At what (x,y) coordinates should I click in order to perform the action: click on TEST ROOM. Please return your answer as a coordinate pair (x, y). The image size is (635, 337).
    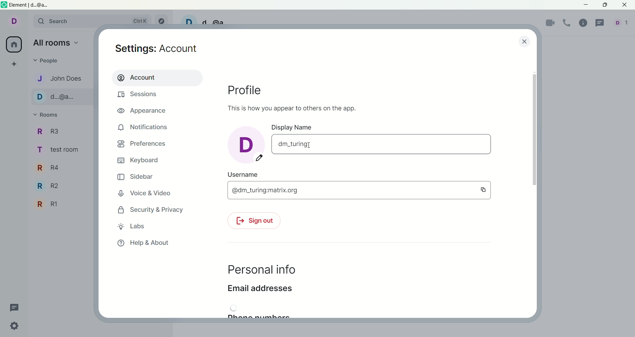
    Looking at the image, I should click on (61, 151).